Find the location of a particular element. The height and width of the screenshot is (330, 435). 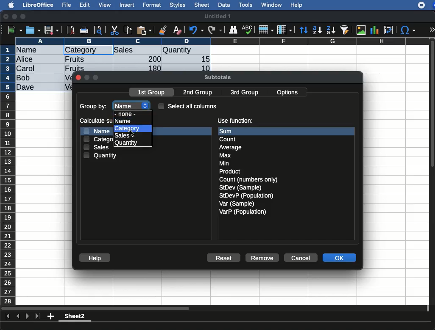

200 is located at coordinates (152, 59).